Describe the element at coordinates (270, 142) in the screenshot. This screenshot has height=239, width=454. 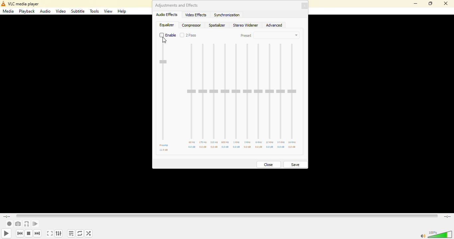
I see `12 khz` at that location.